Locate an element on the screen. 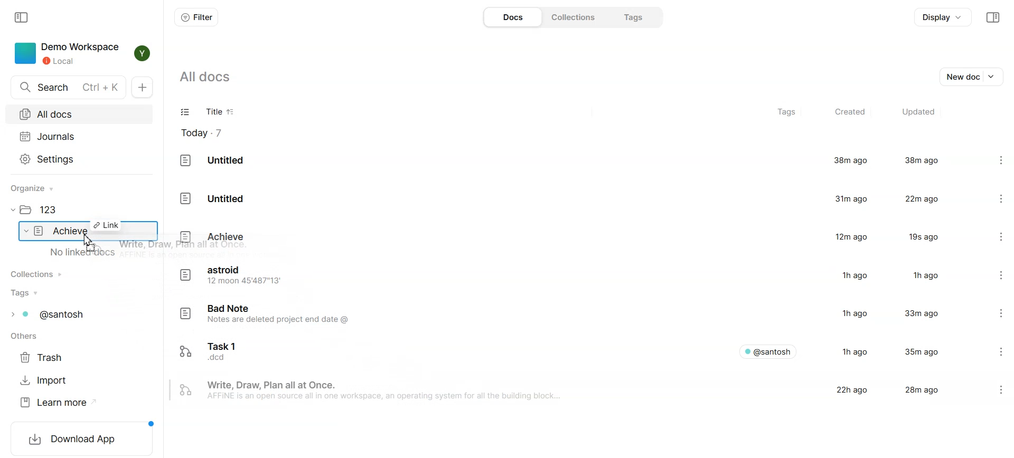  All docs is located at coordinates (79, 114).